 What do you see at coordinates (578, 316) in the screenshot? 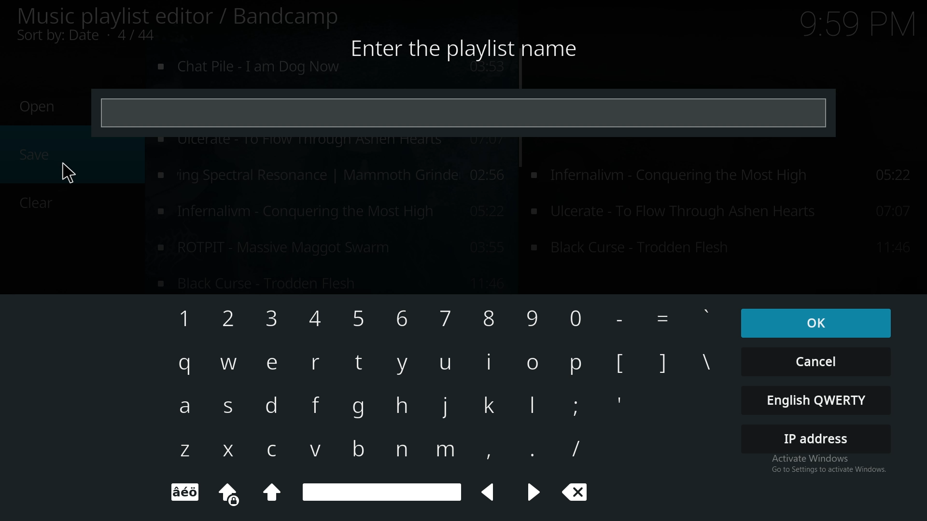
I see `keyboard input` at bounding box center [578, 316].